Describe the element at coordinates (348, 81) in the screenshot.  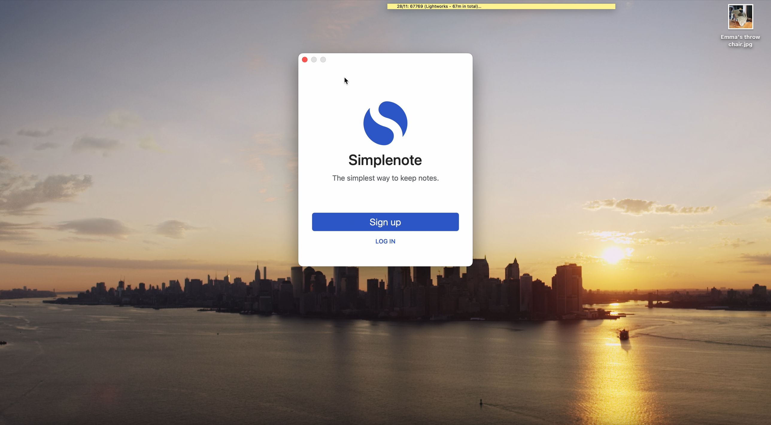
I see `cursor` at that location.